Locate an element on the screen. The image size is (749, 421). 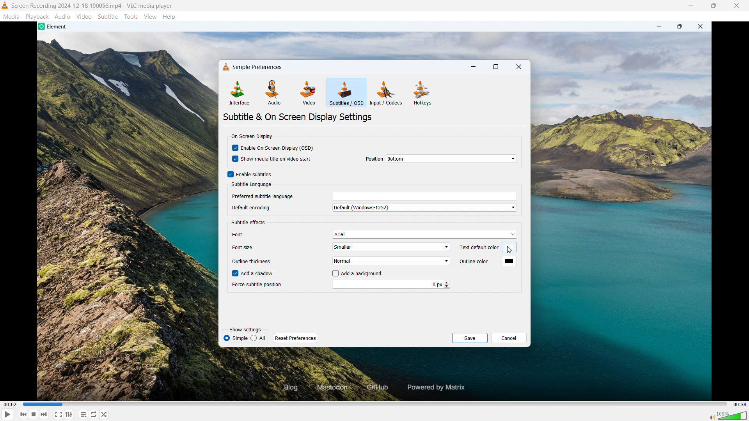
Add a background  is located at coordinates (362, 273).